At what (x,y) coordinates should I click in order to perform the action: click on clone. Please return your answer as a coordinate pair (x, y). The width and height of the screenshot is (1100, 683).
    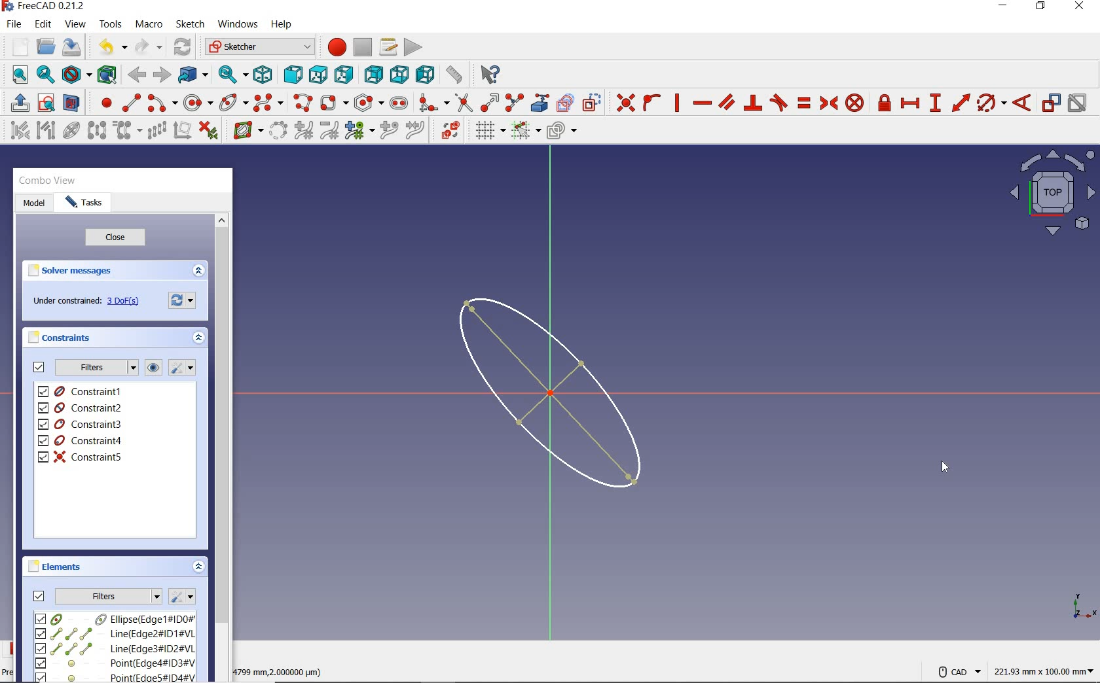
    Looking at the image, I should click on (126, 131).